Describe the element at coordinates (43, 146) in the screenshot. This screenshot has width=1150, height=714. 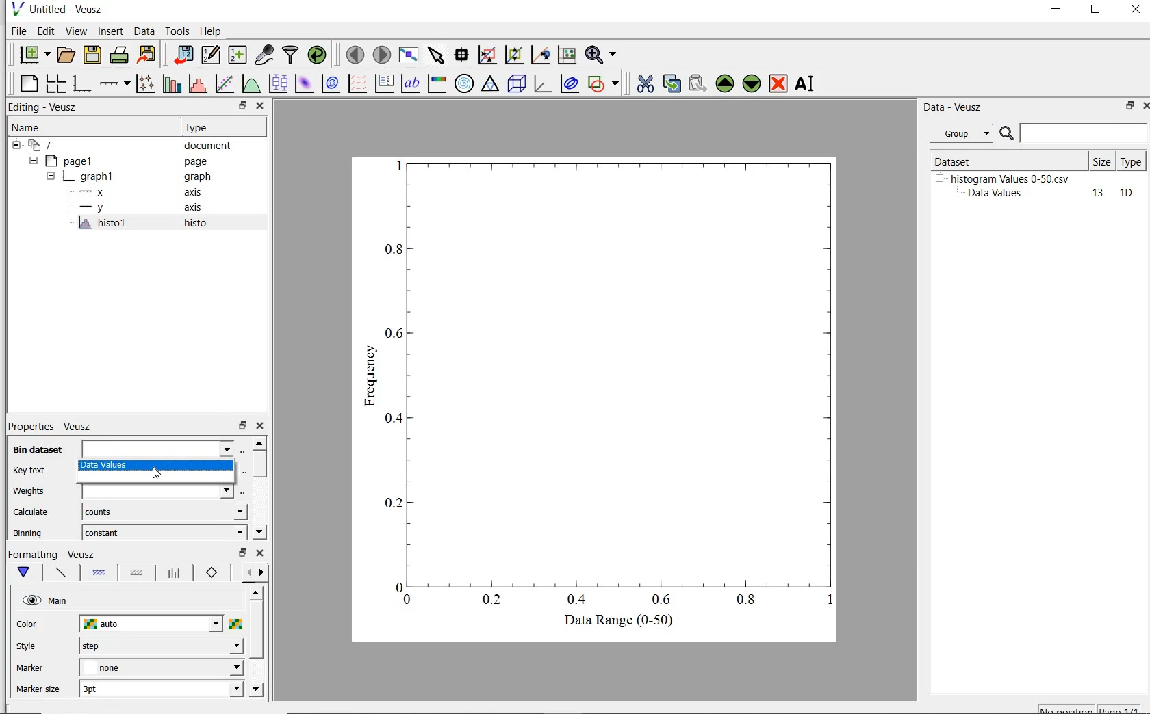
I see `current document` at that location.